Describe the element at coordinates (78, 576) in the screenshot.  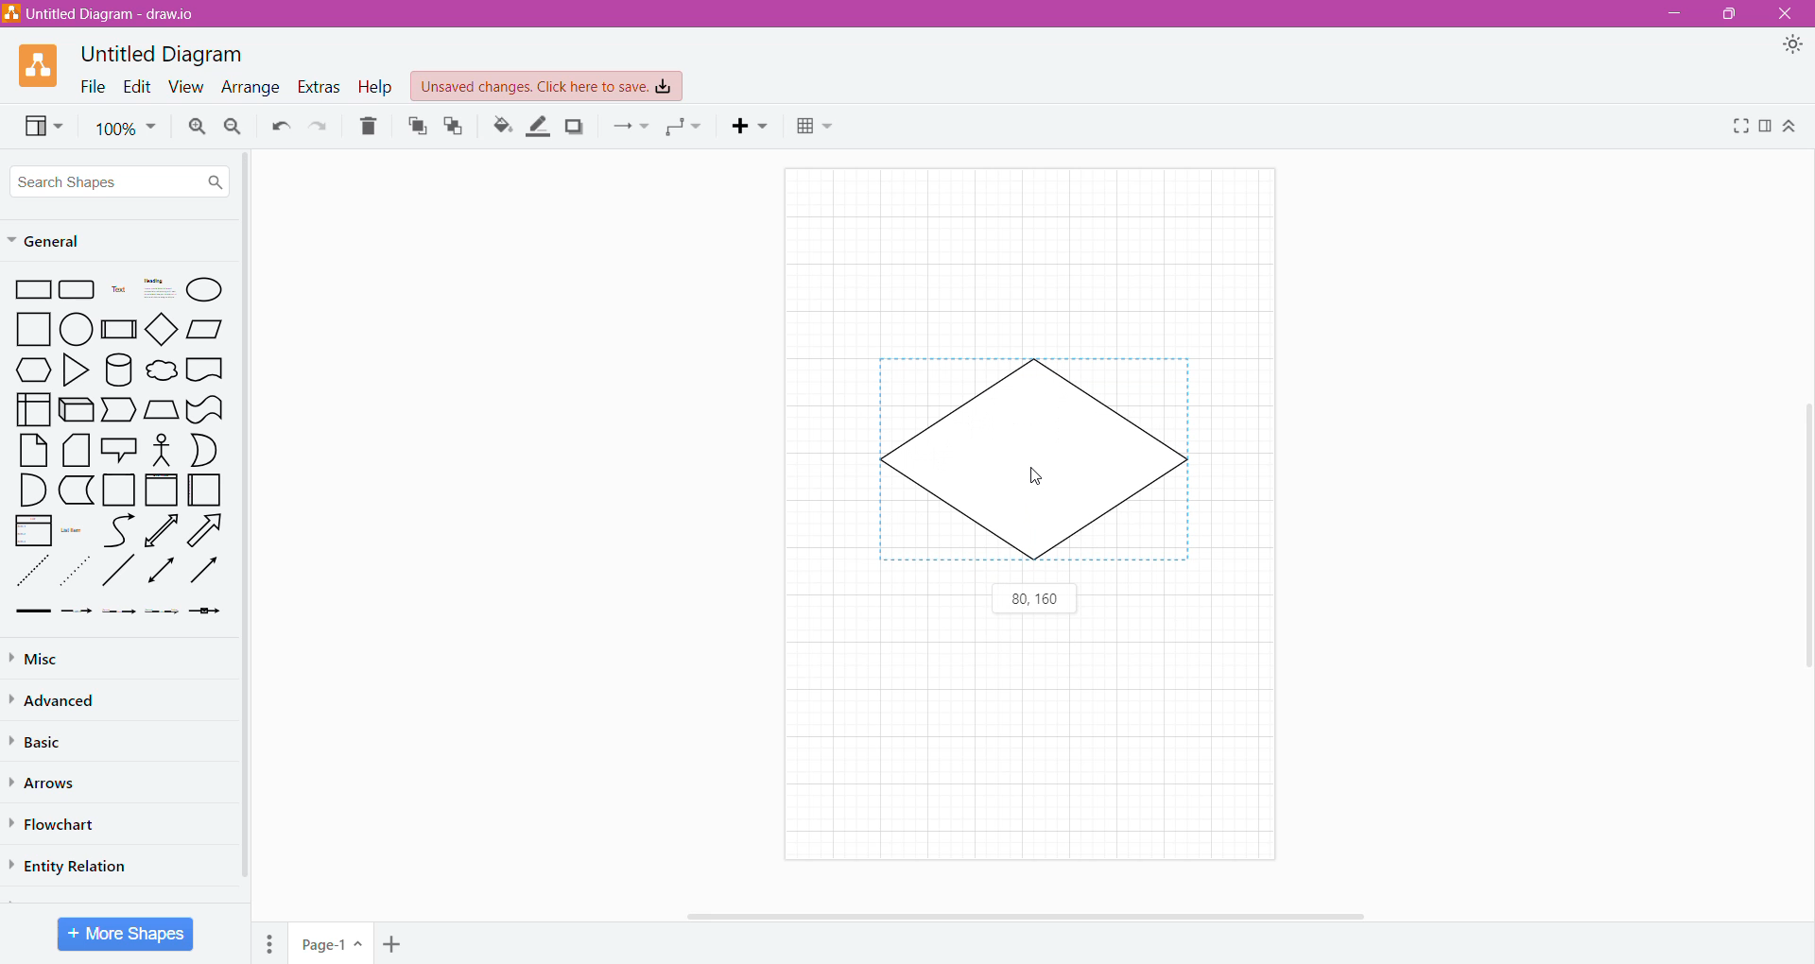
I see `Dotted Line` at that location.